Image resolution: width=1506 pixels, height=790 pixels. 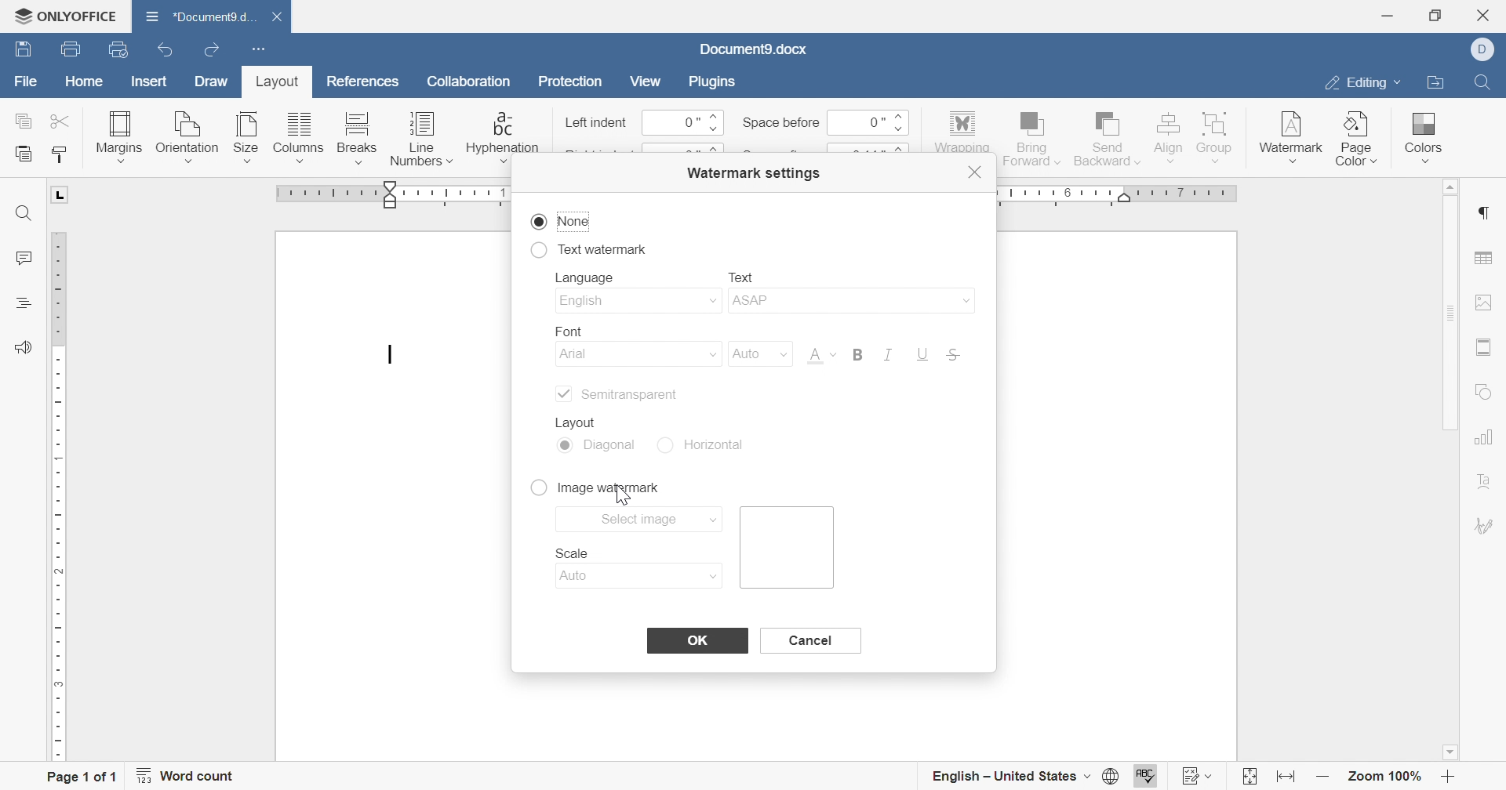 What do you see at coordinates (615, 394) in the screenshot?
I see `semitransparent` at bounding box center [615, 394].